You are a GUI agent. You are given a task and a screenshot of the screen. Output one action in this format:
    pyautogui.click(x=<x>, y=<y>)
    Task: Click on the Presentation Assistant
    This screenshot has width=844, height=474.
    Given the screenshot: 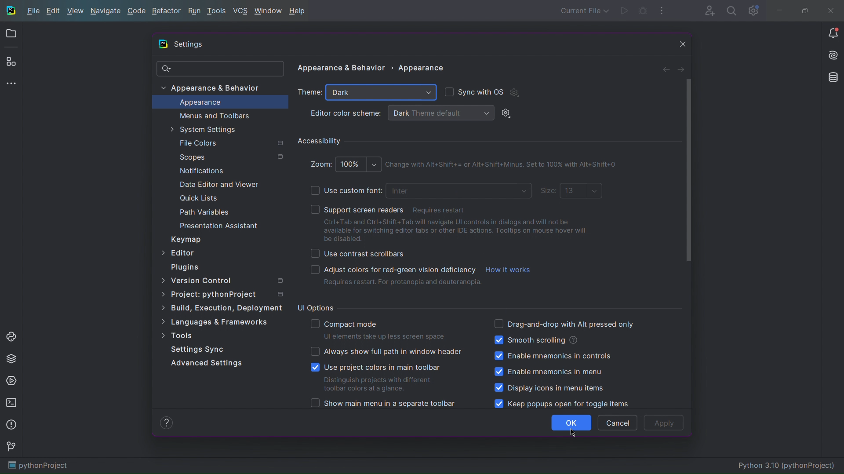 What is the action you would take?
    pyautogui.click(x=220, y=225)
    